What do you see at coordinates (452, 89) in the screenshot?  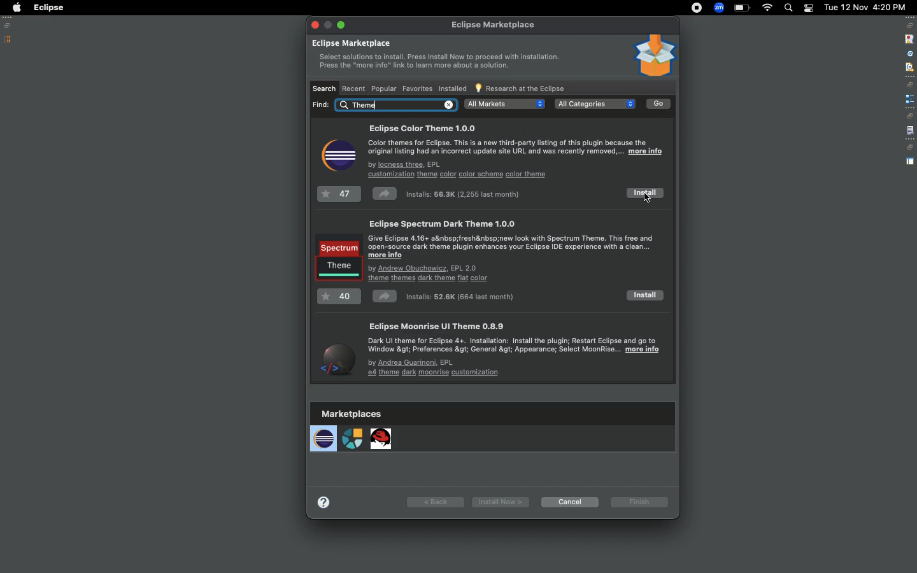 I see `Installed` at bounding box center [452, 89].